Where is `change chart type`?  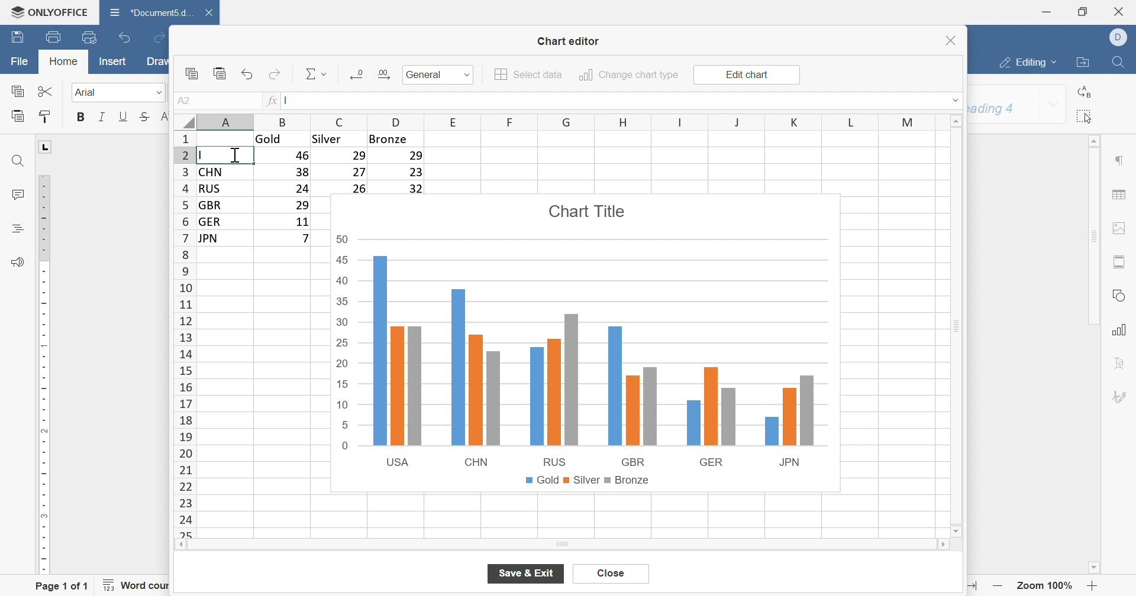 change chart type is located at coordinates (628, 75).